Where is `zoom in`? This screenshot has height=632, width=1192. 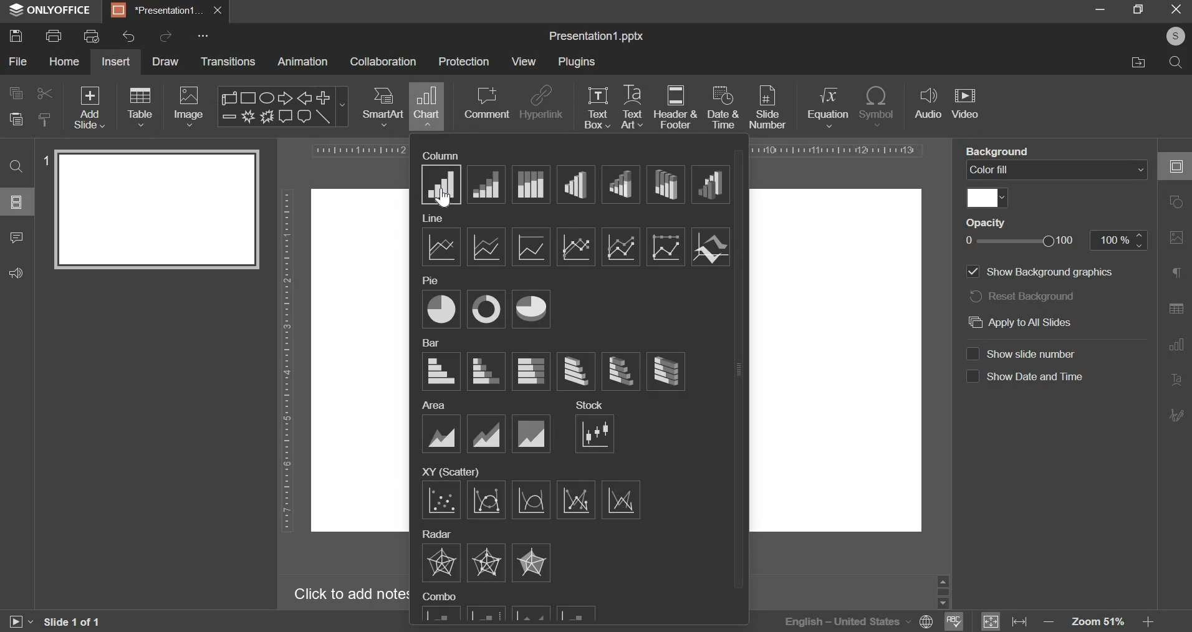
zoom in is located at coordinates (1148, 623).